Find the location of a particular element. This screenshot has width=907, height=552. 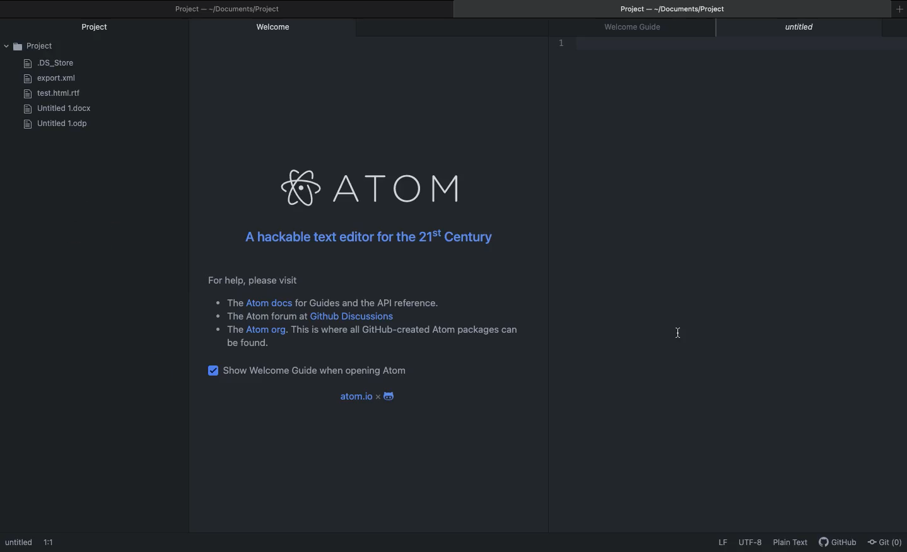

A hackable text editor for the 215 Century is located at coordinates (365, 239).